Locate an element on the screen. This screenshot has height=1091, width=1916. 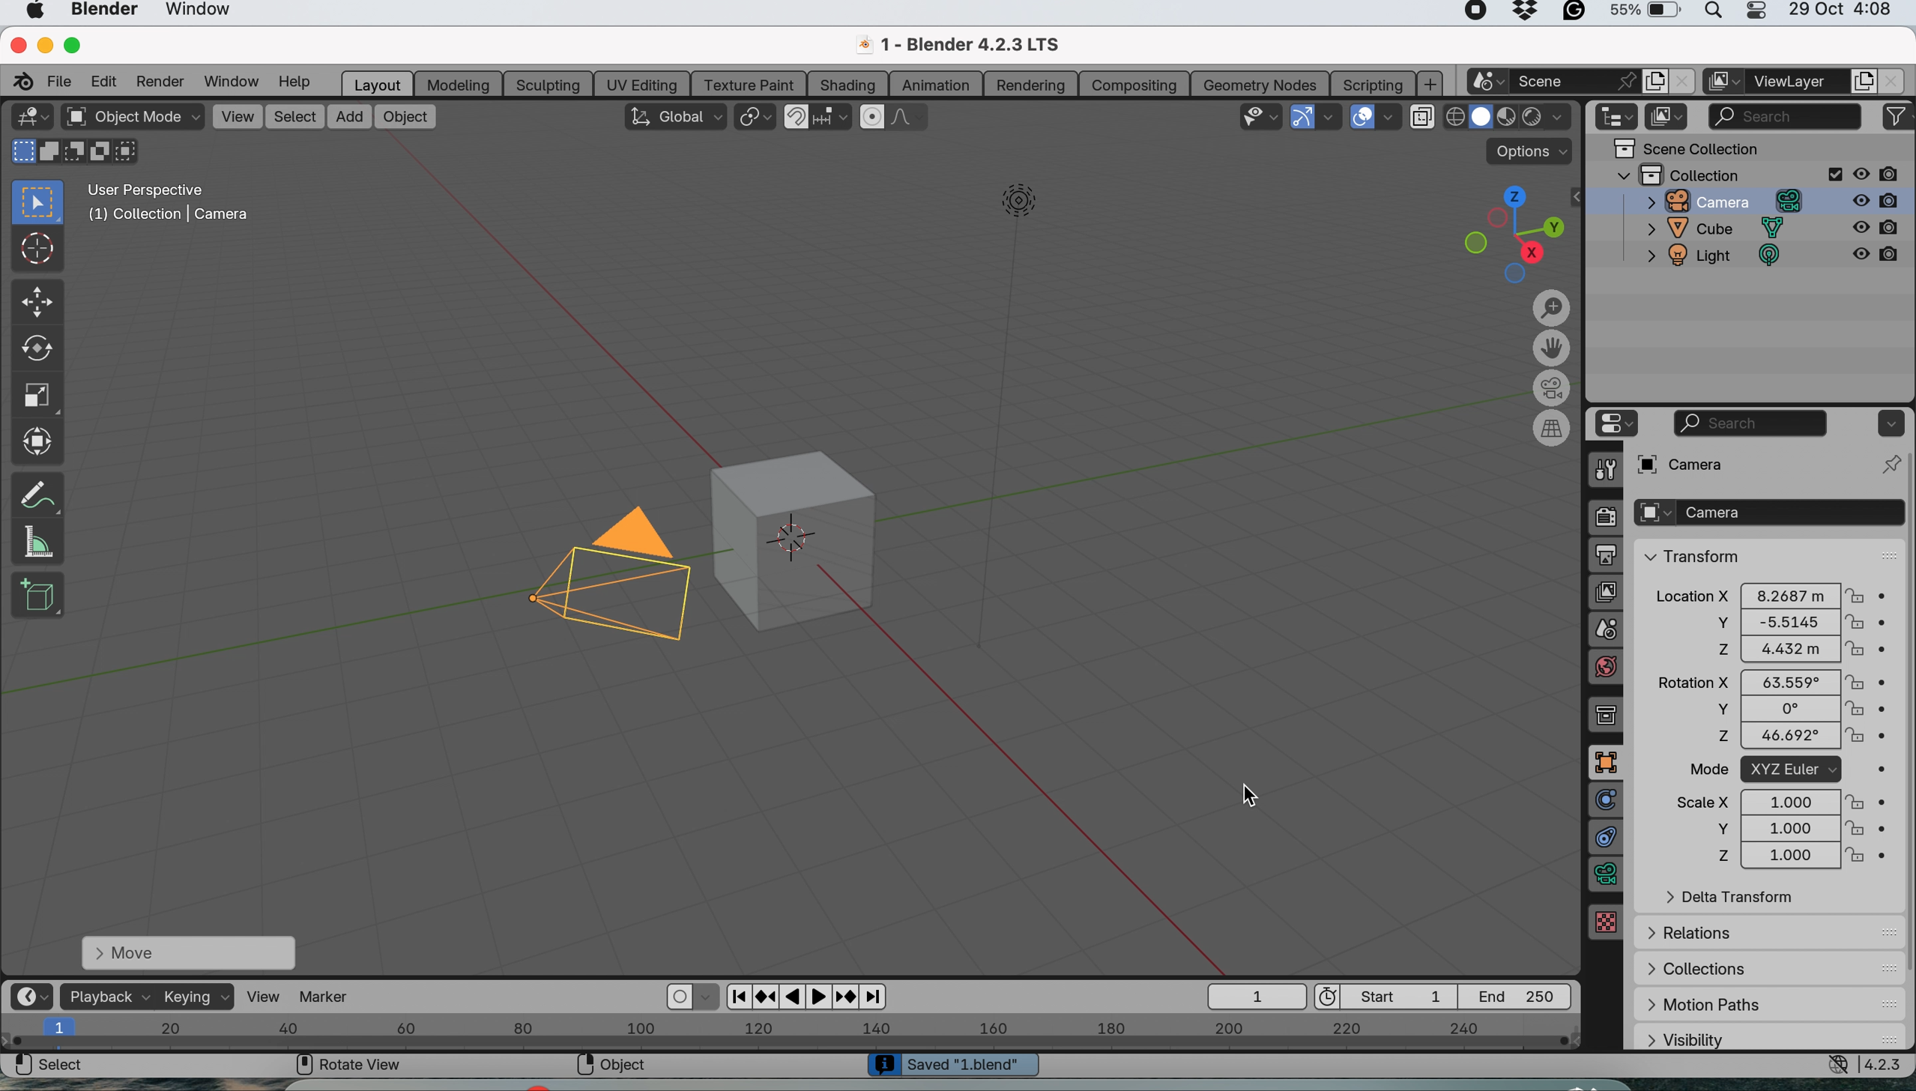
switch current view is located at coordinates (1549, 430).